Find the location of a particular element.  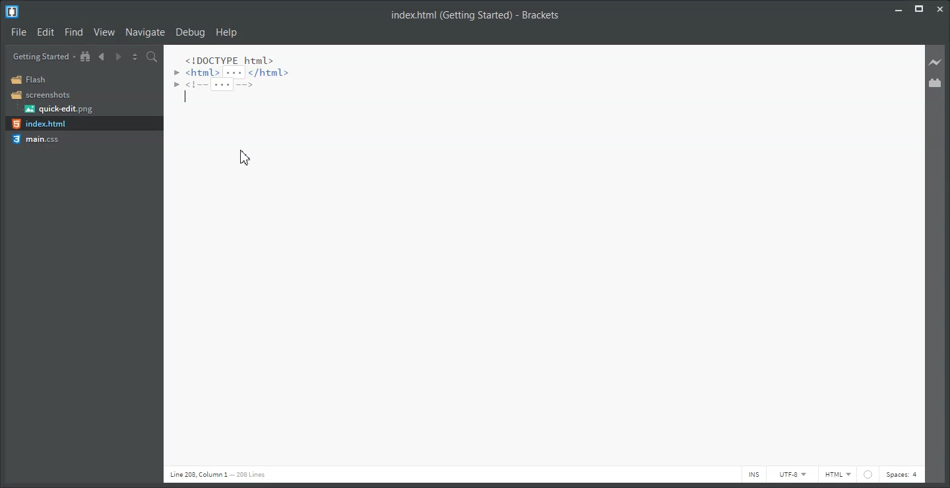

Navigate Backward is located at coordinates (102, 57).